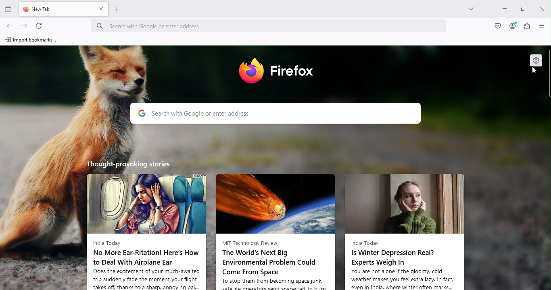 Image resolution: width=551 pixels, height=290 pixels. I want to click on Save to pocket, so click(496, 27).